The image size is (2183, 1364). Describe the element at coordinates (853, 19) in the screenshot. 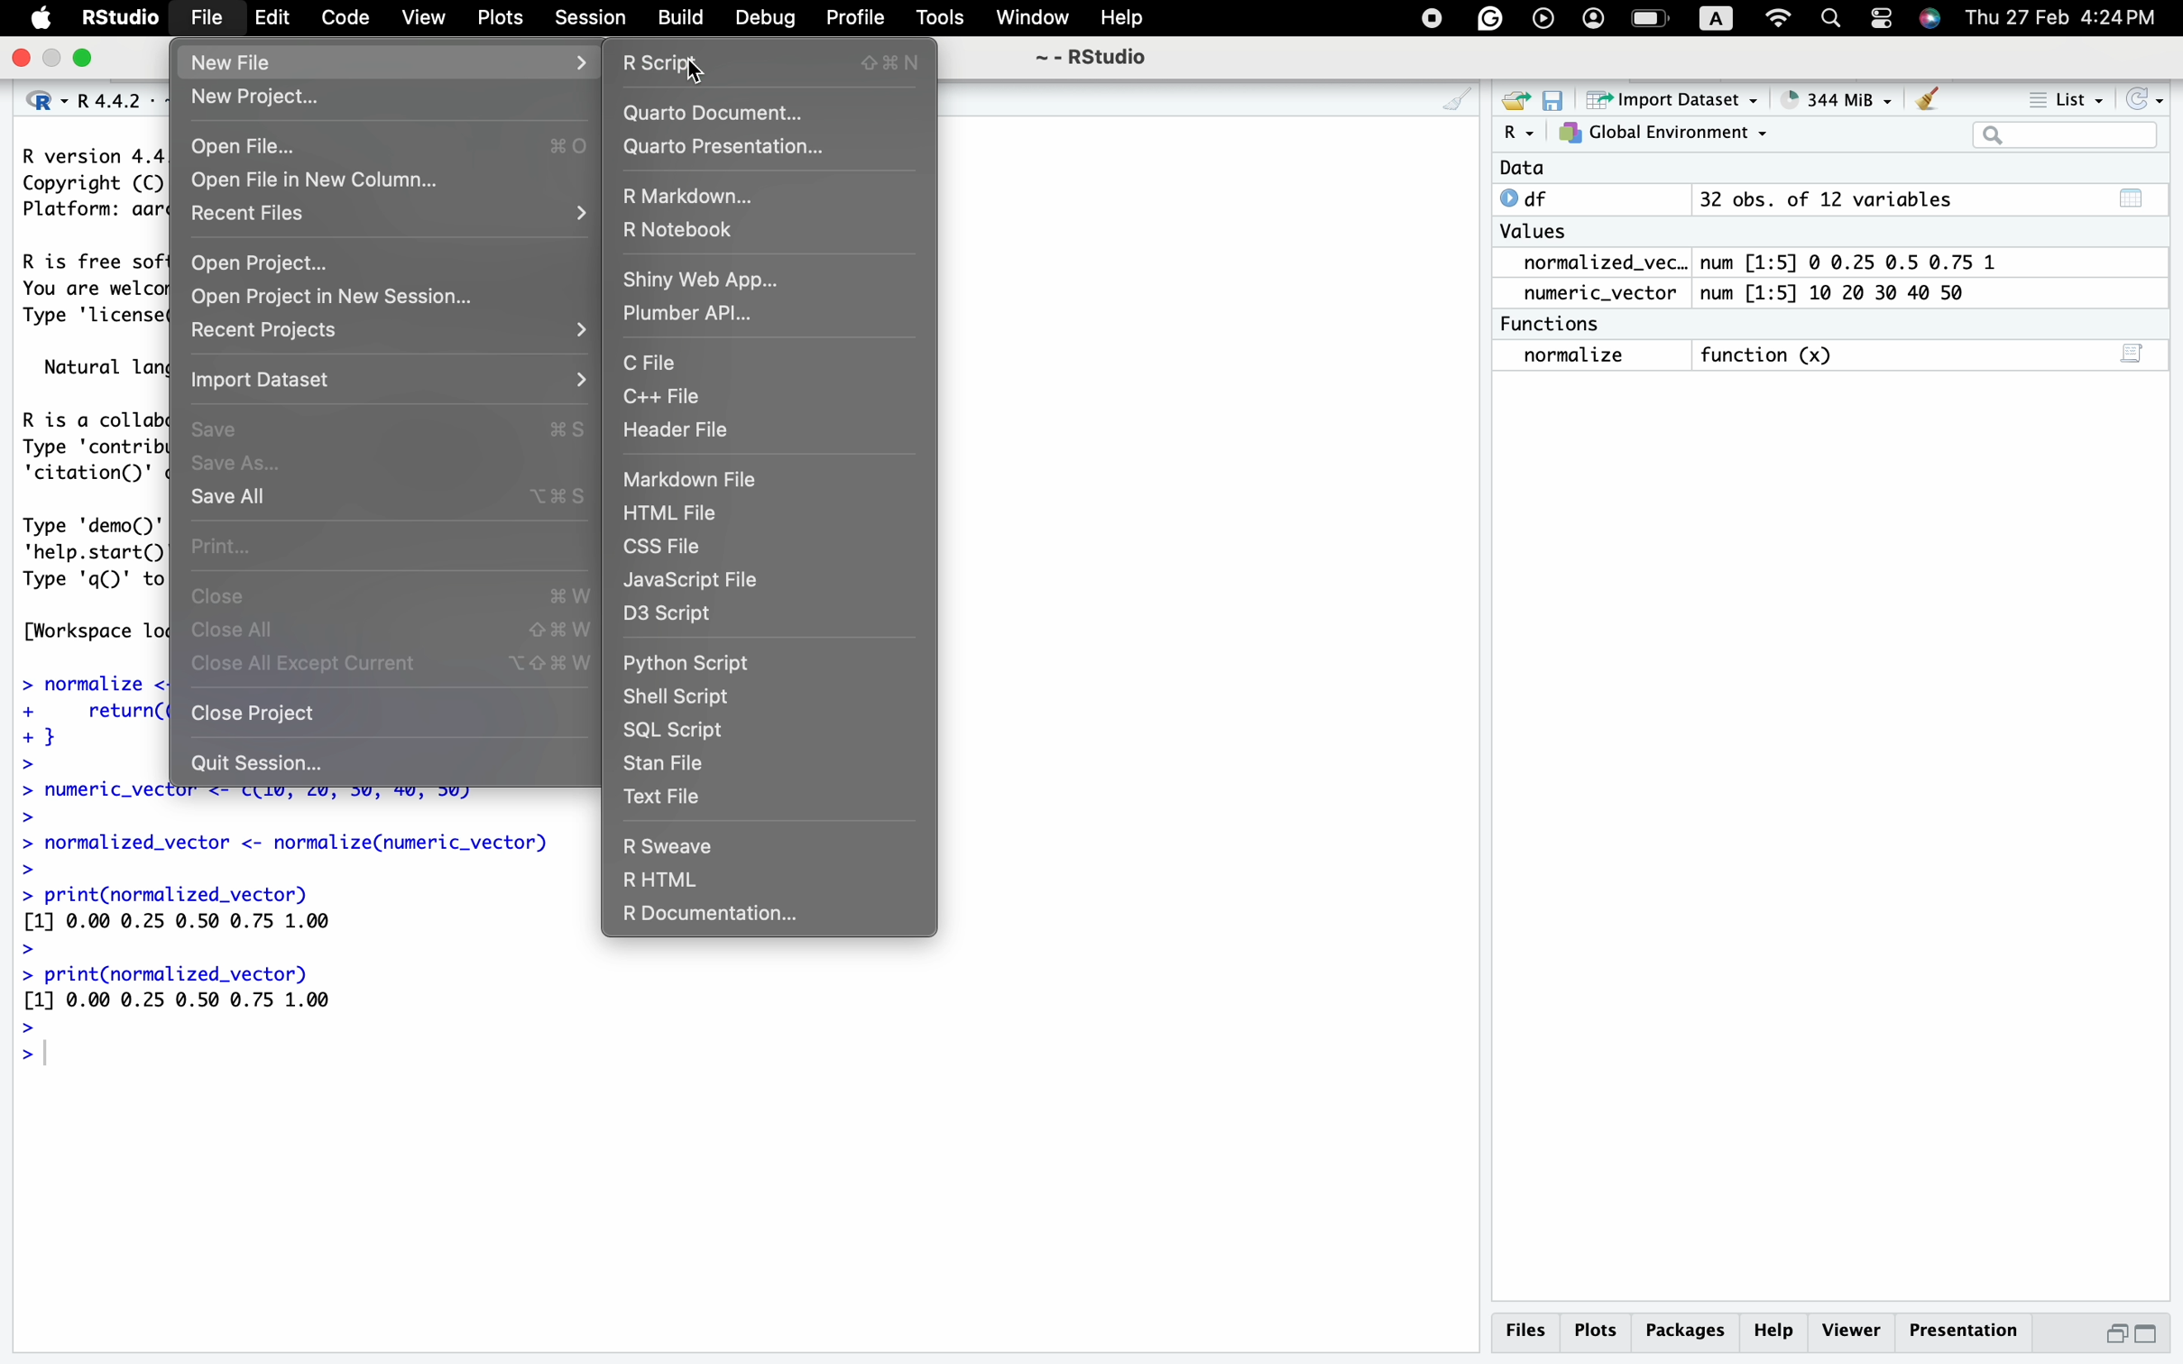

I see `Profile` at that location.